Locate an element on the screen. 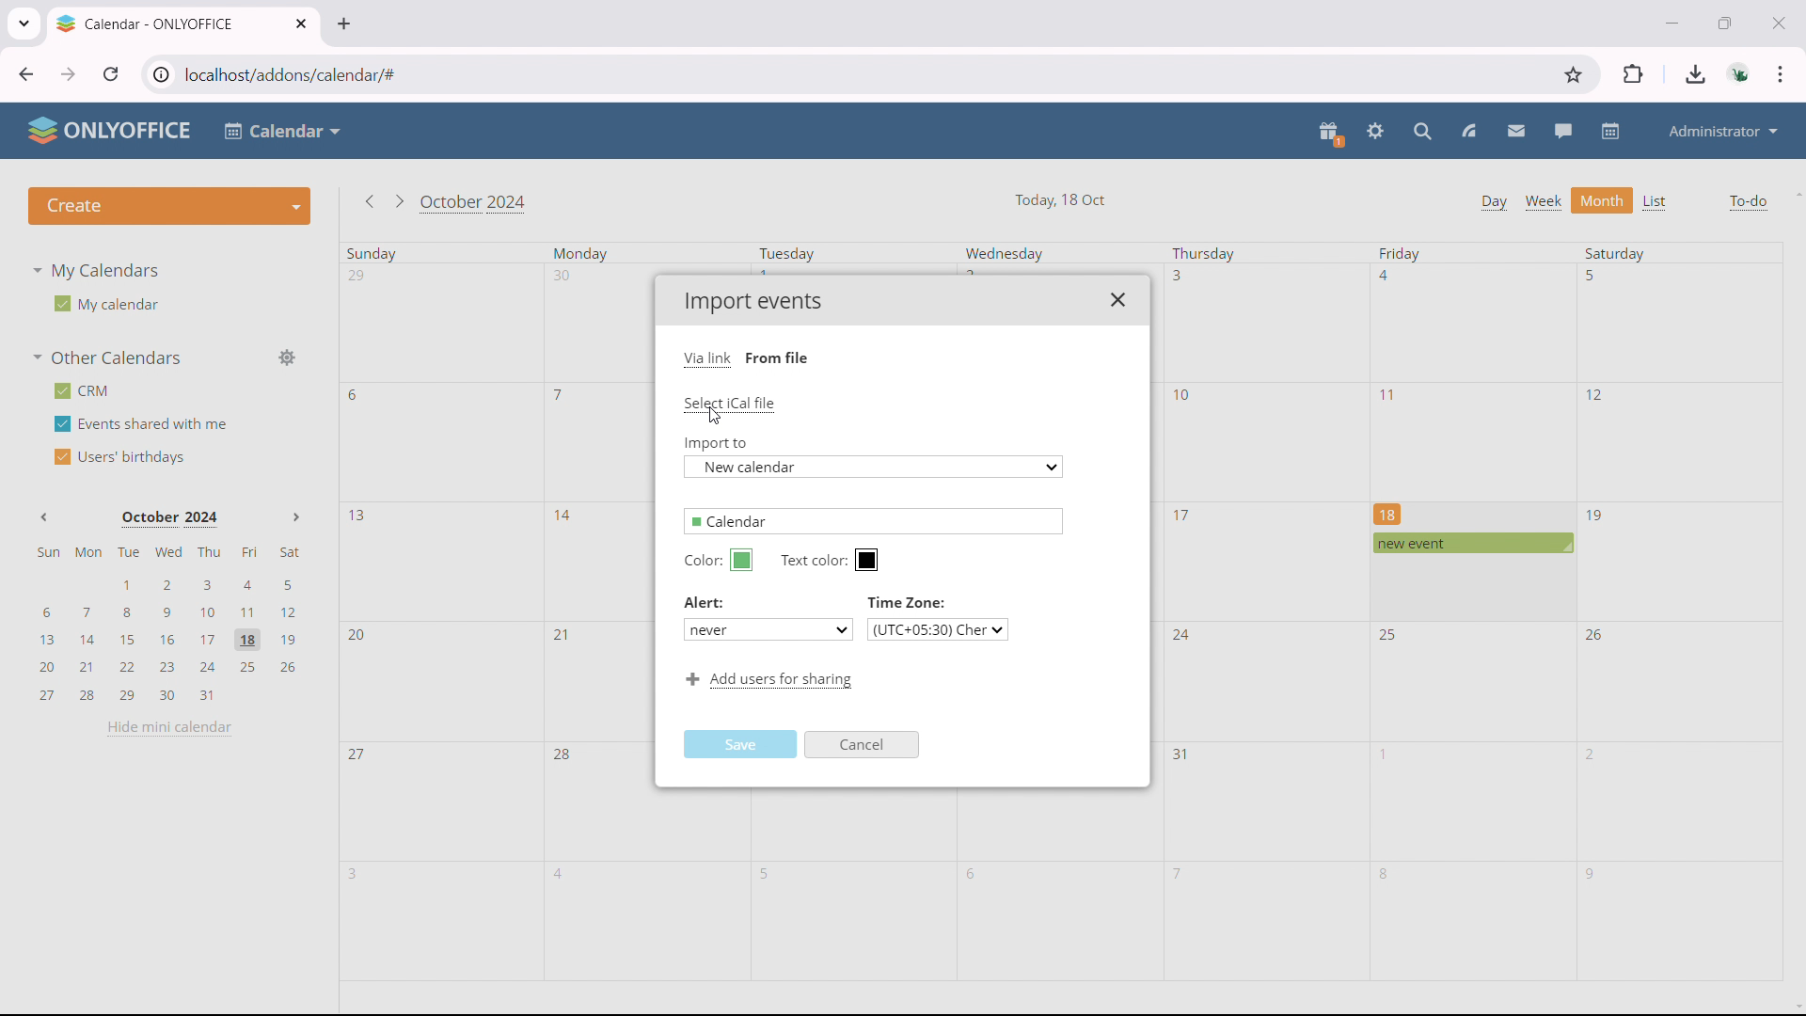 This screenshot has width=1806, height=1016. click to go back, hold to see history is located at coordinates (26, 73).